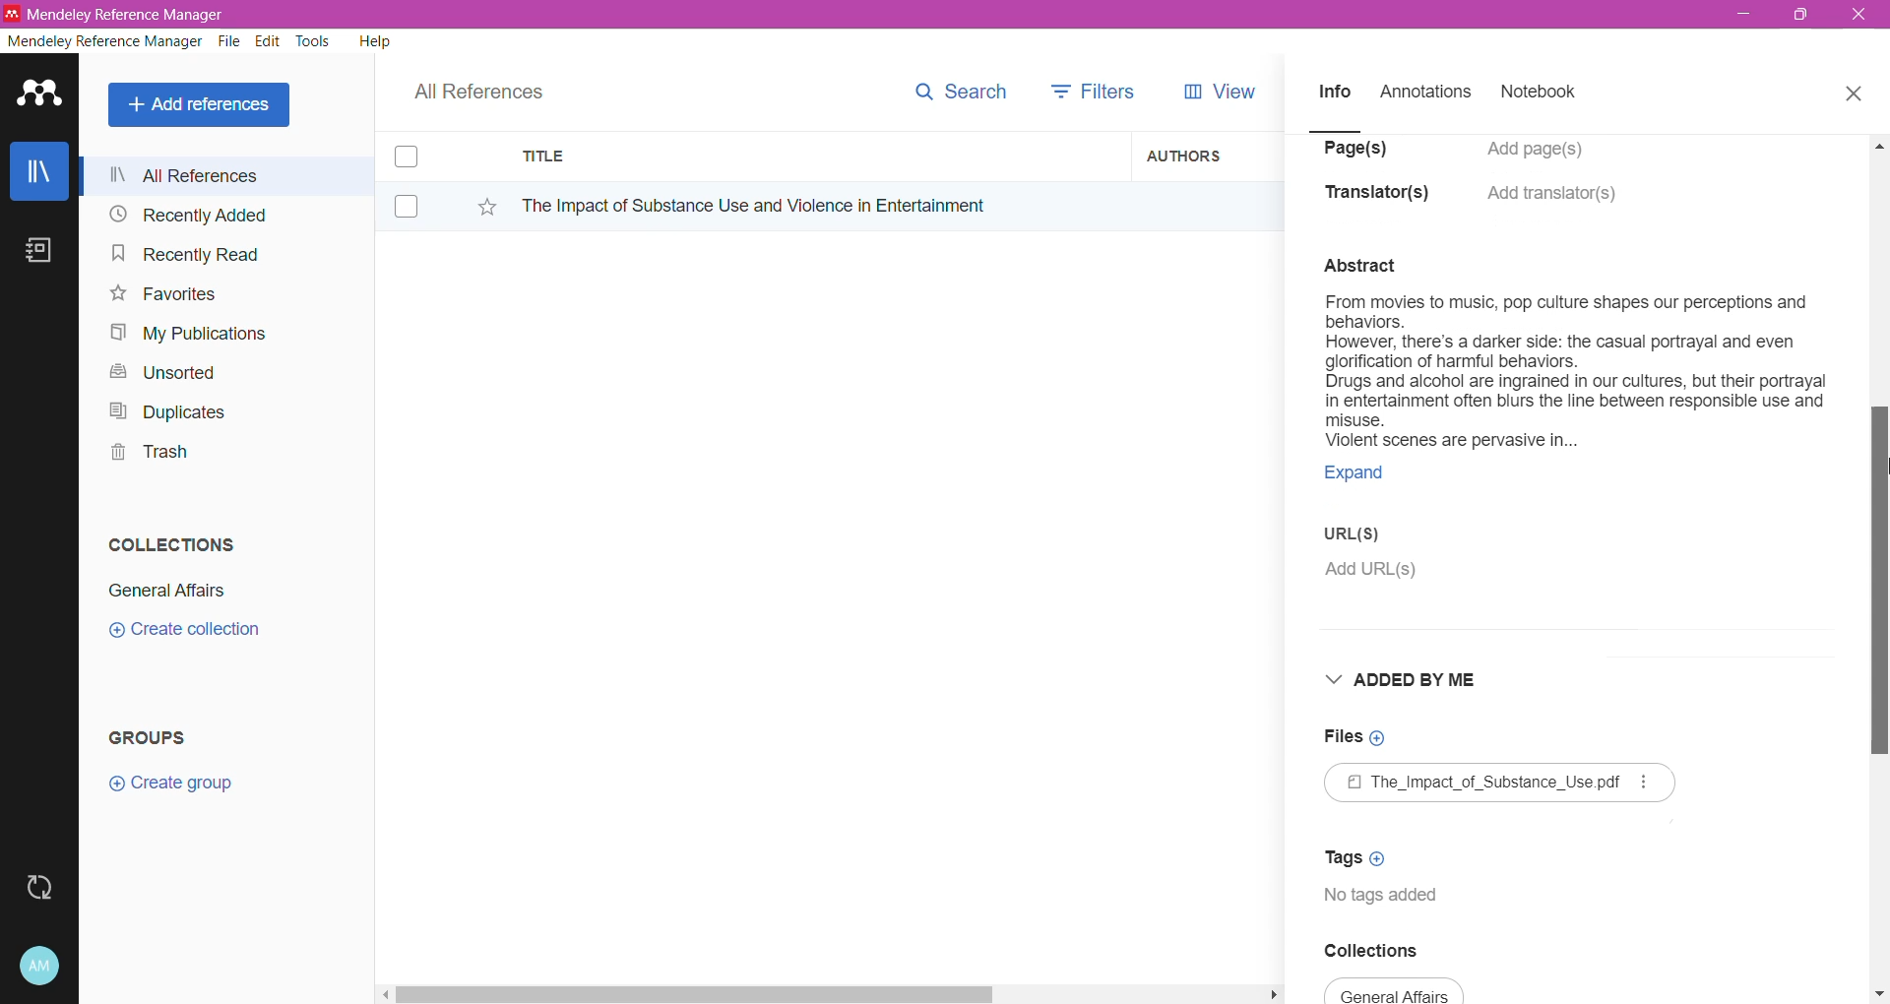 This screenshot has width=1890, height=1004. What do you see at coordinates (161, 294) in the screenshot?
I see `Favorites` at bounding box center [161, 294].